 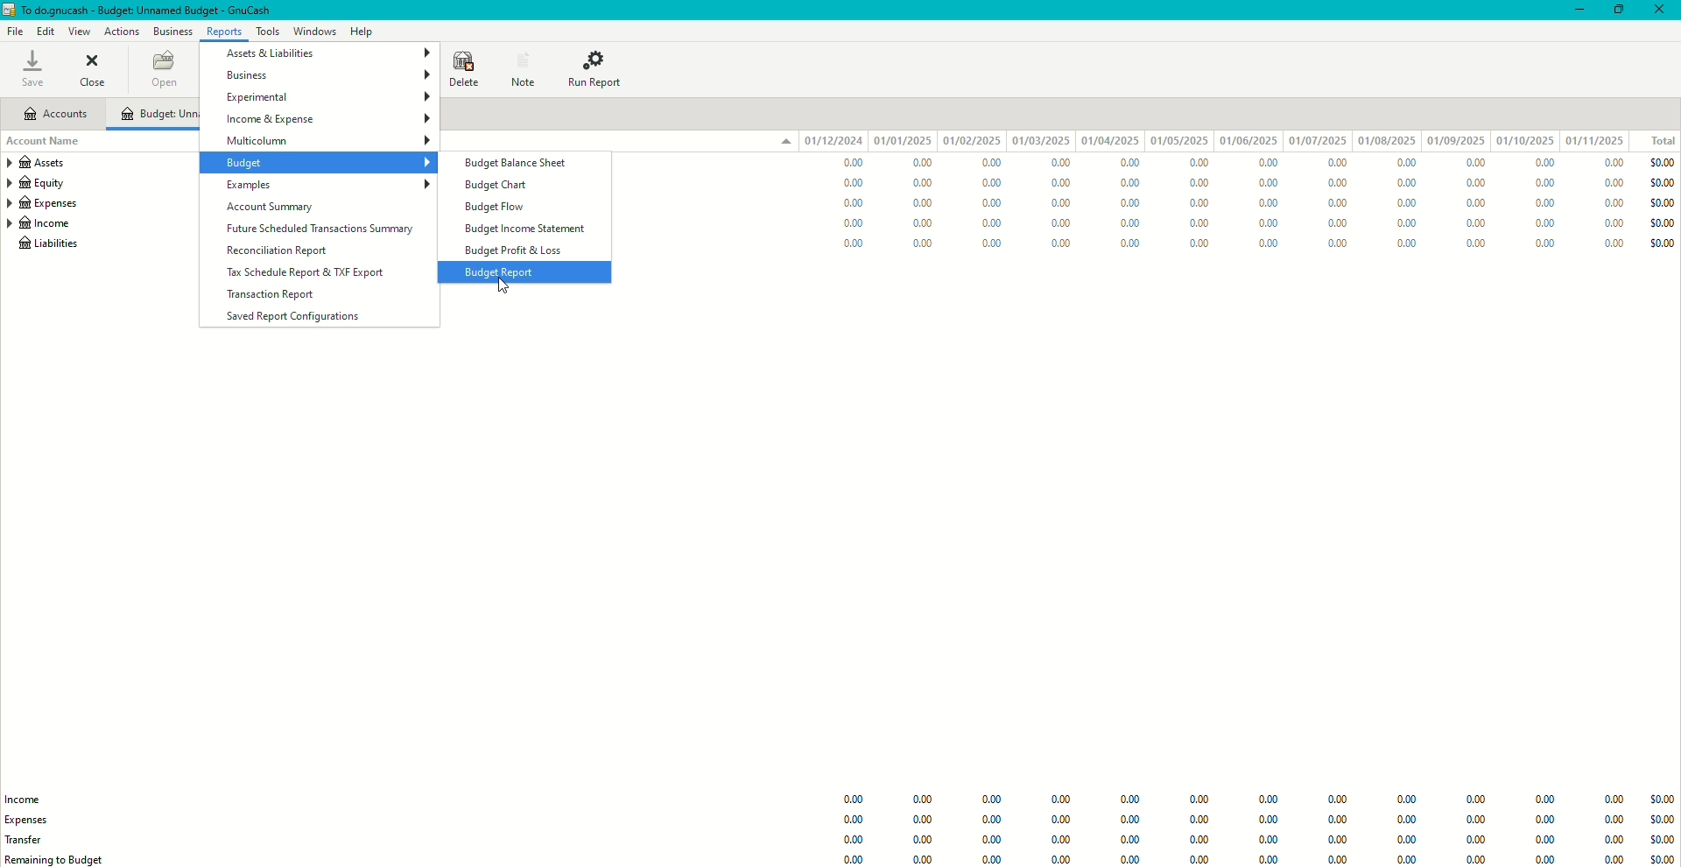 I want to click on Tax Schedule Report, so click(x=306, y=272).